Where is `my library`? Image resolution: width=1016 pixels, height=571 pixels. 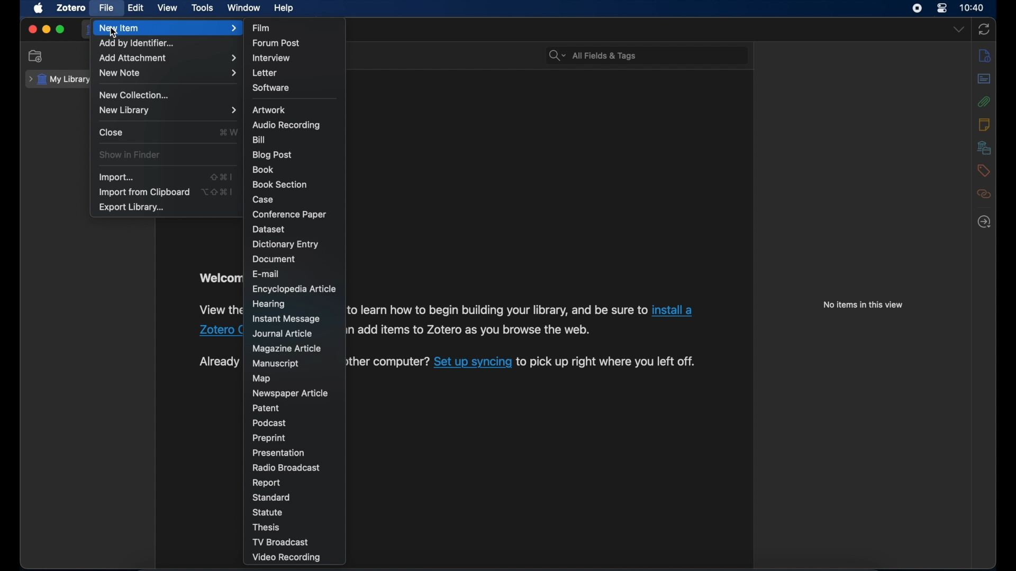 my library is located at coordinates (58, 79).